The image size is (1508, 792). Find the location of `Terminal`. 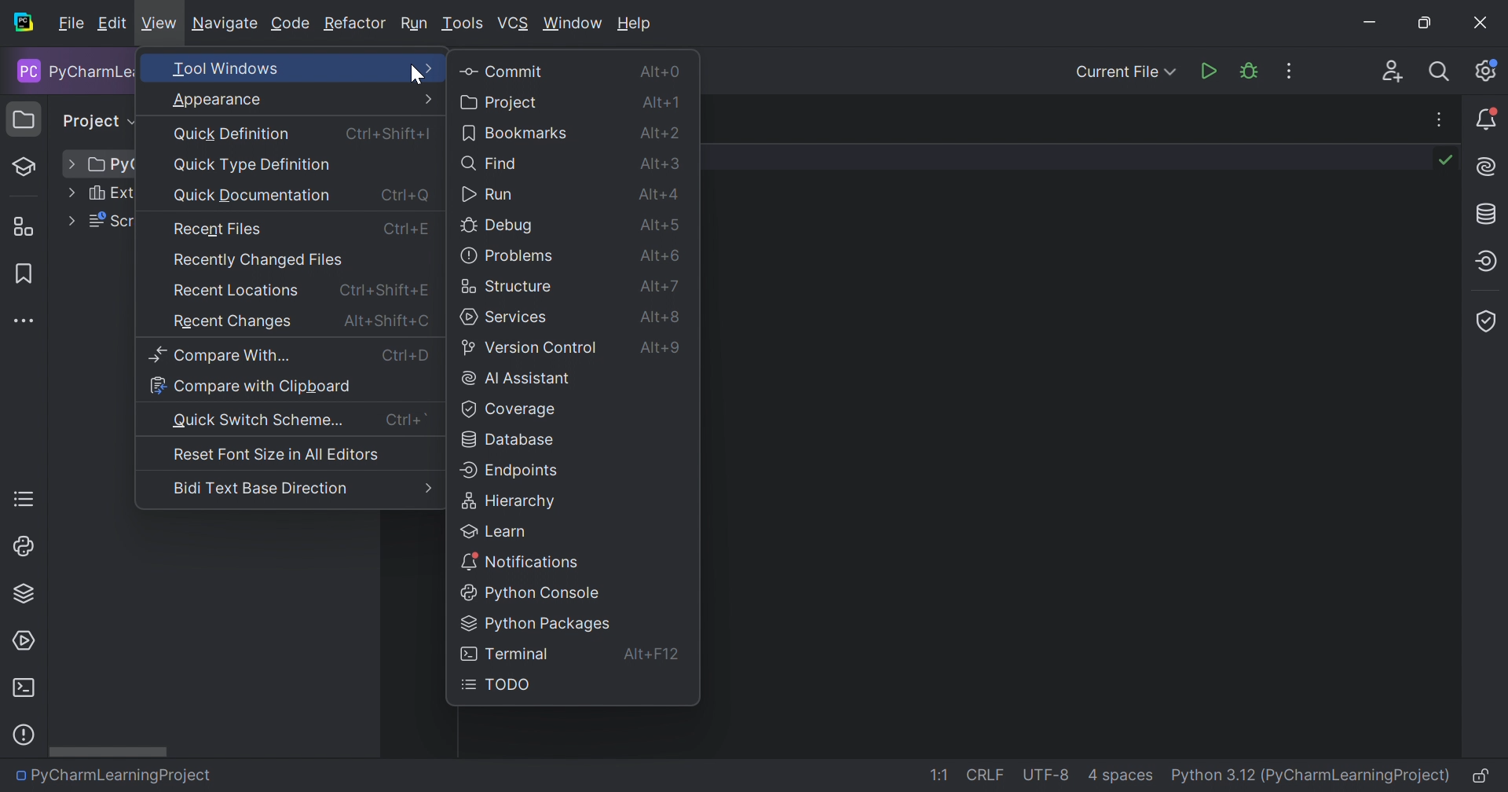

Terminal is located at coordinates (505, 653).